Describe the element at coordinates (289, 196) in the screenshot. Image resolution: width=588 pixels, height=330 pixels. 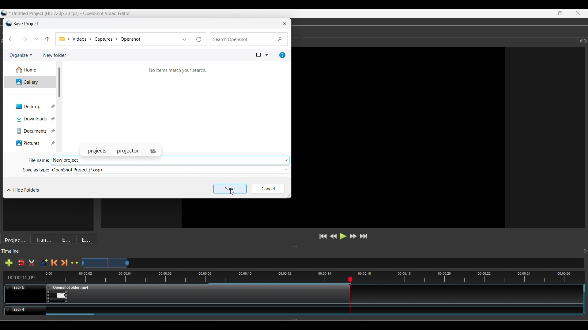
I see `Change width/height of window` at that location.